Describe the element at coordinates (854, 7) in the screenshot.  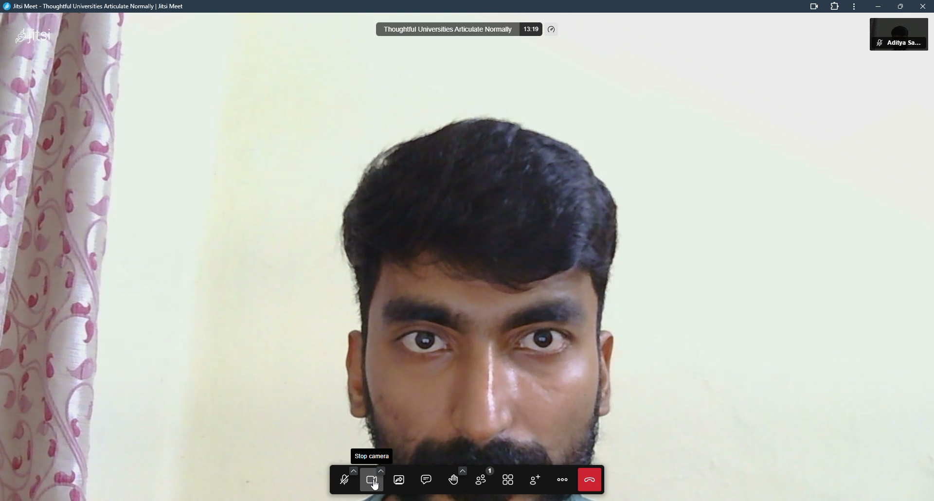
I see `more` at that location.